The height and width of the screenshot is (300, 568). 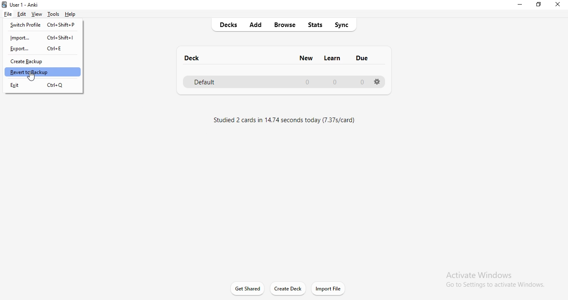 What do you see at coordinates (345, 25) in the screenshot?
I see `sync` at bounding box center [345, 25].